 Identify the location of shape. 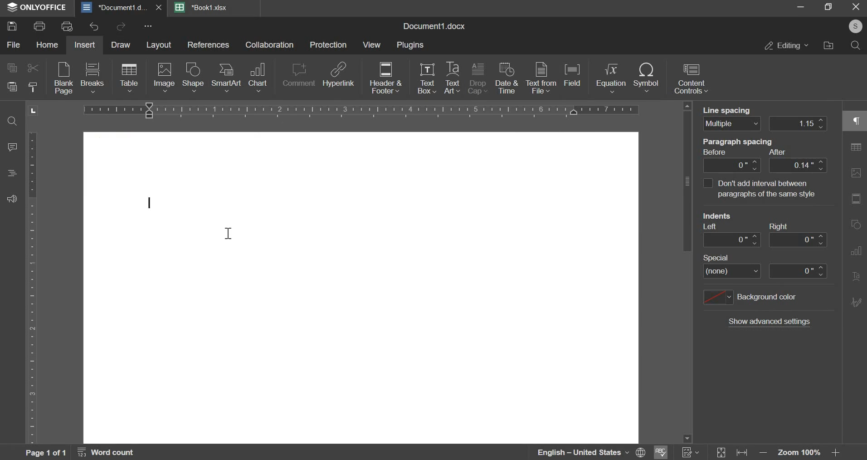
(192, 78).